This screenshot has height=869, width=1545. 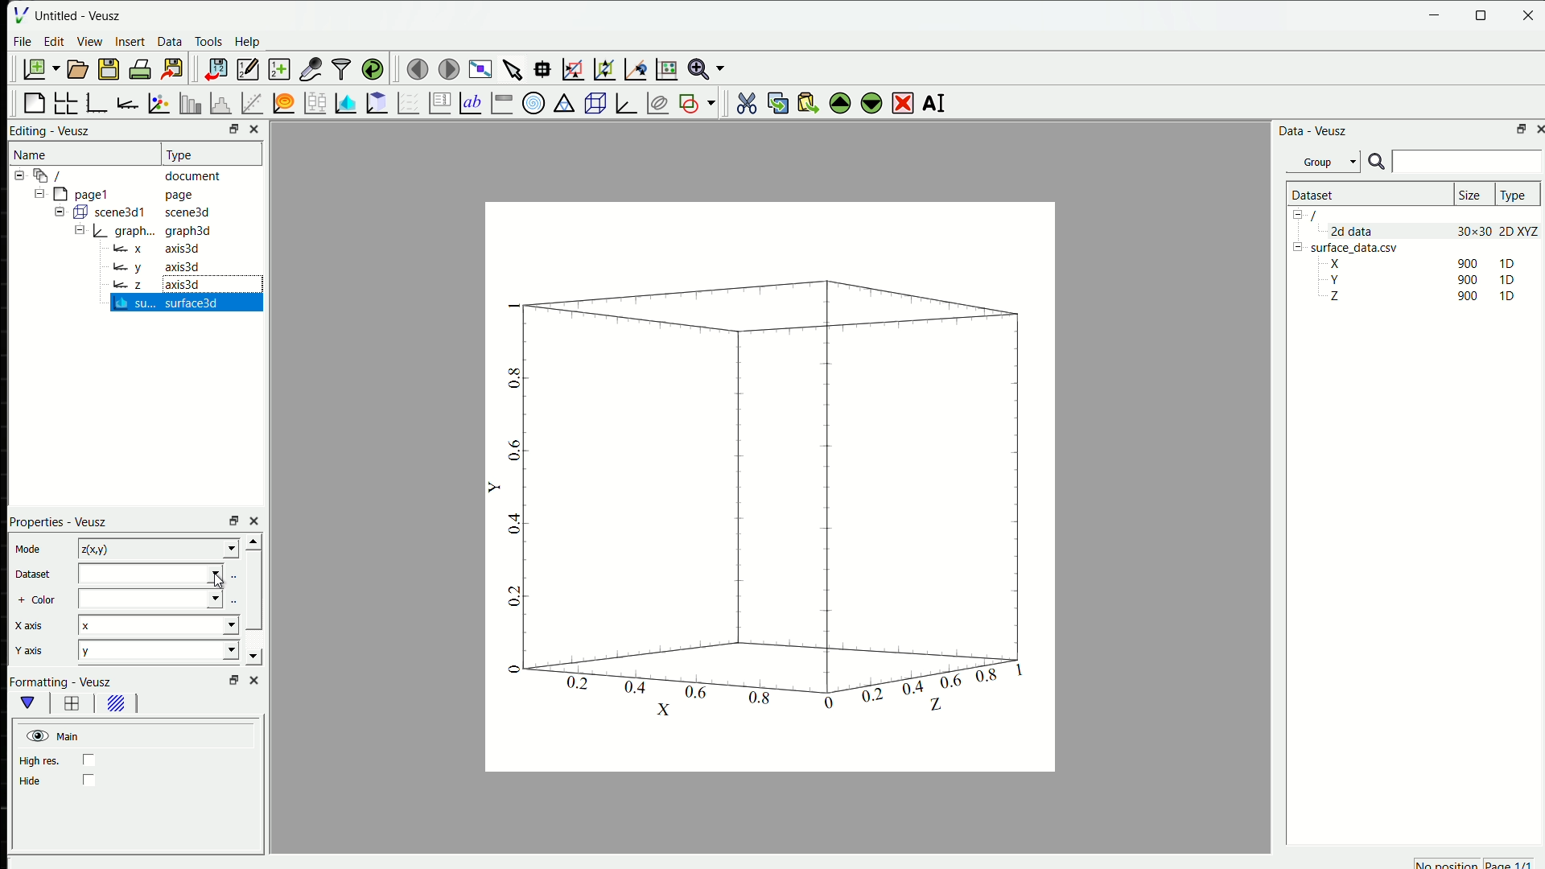 What do you see at coordinates (235, 129) in the screenshot?
I see `open in separate window` at bounding box center [235, 129].